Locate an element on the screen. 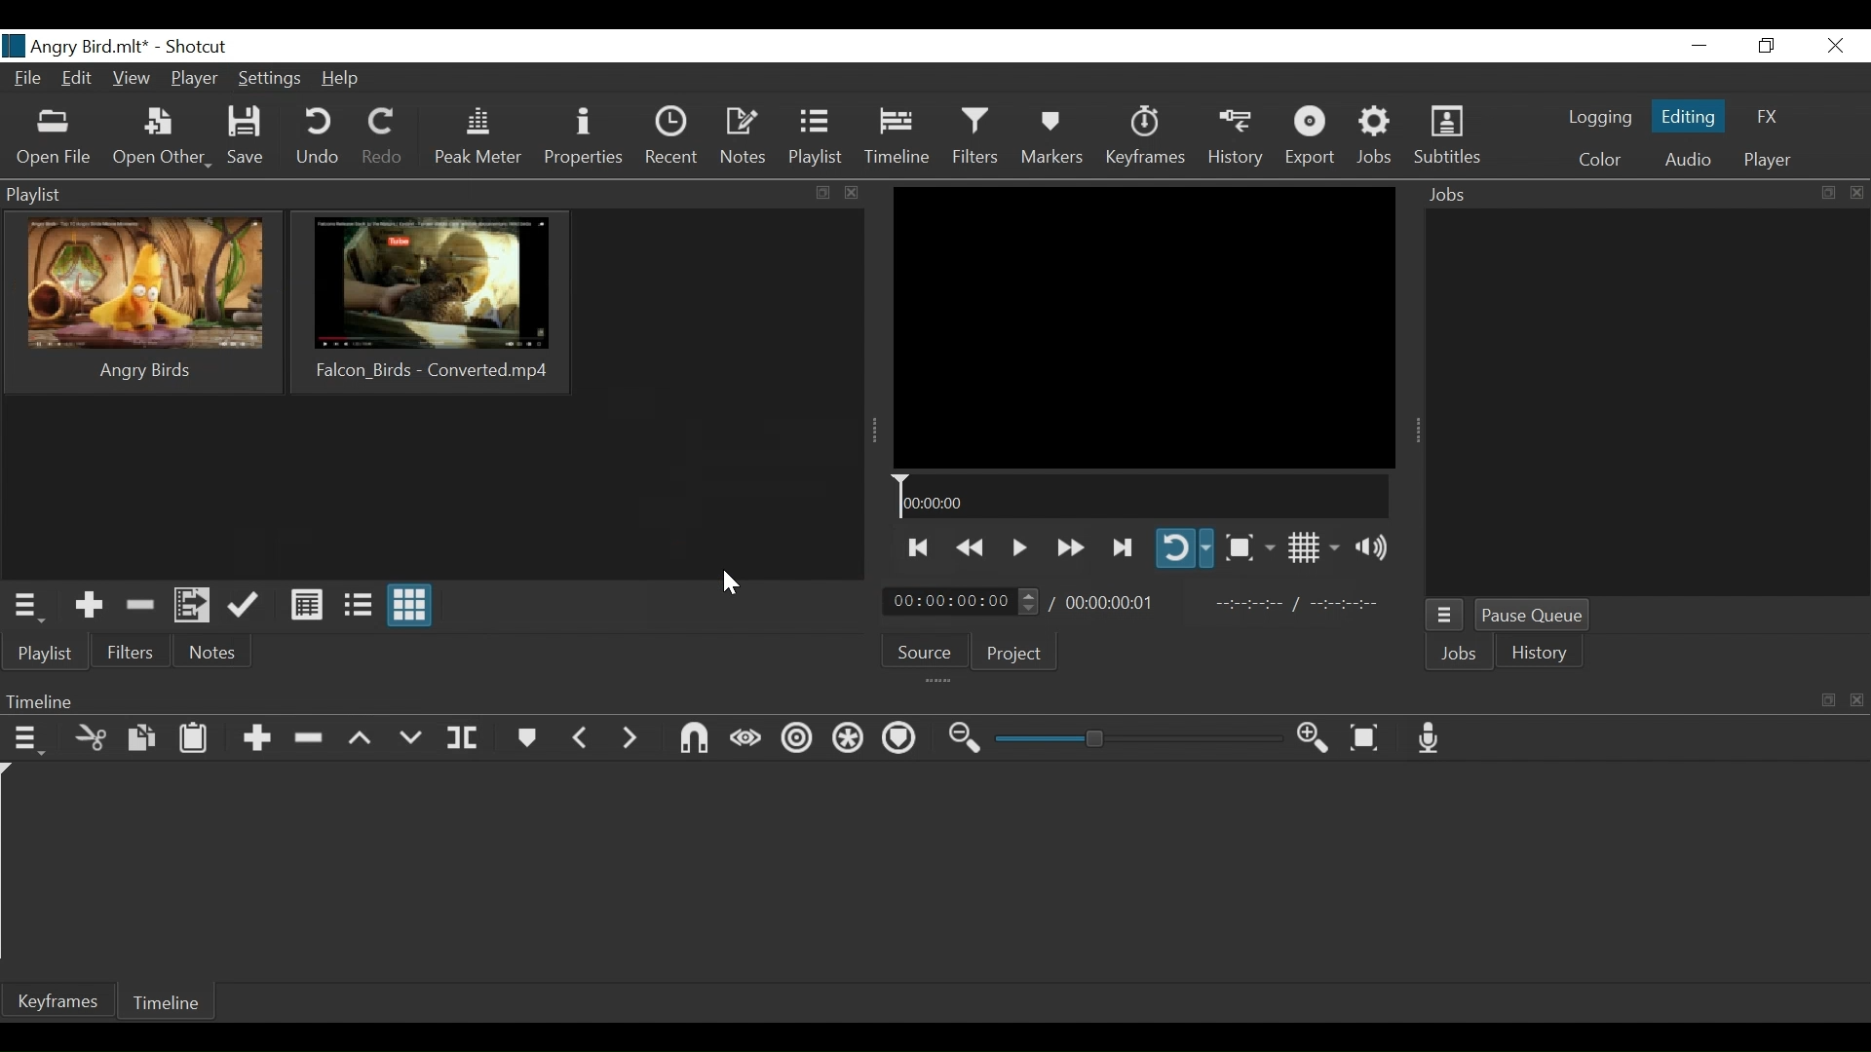 This screenshot has height=1052, width=1871. Properties is located at coordinates (584, 140).